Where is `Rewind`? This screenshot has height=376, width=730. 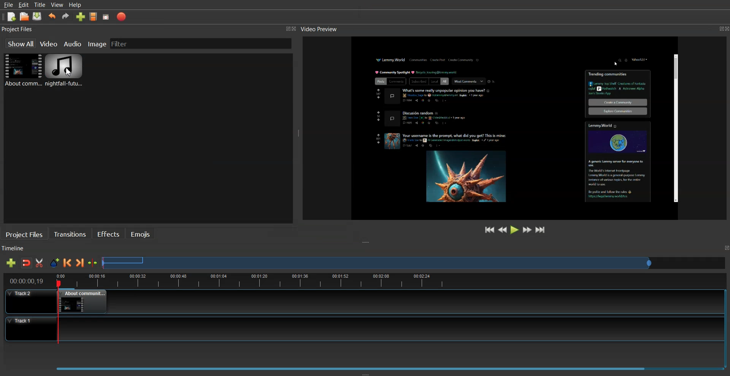 Rewind is located at coordinates (503, 229).